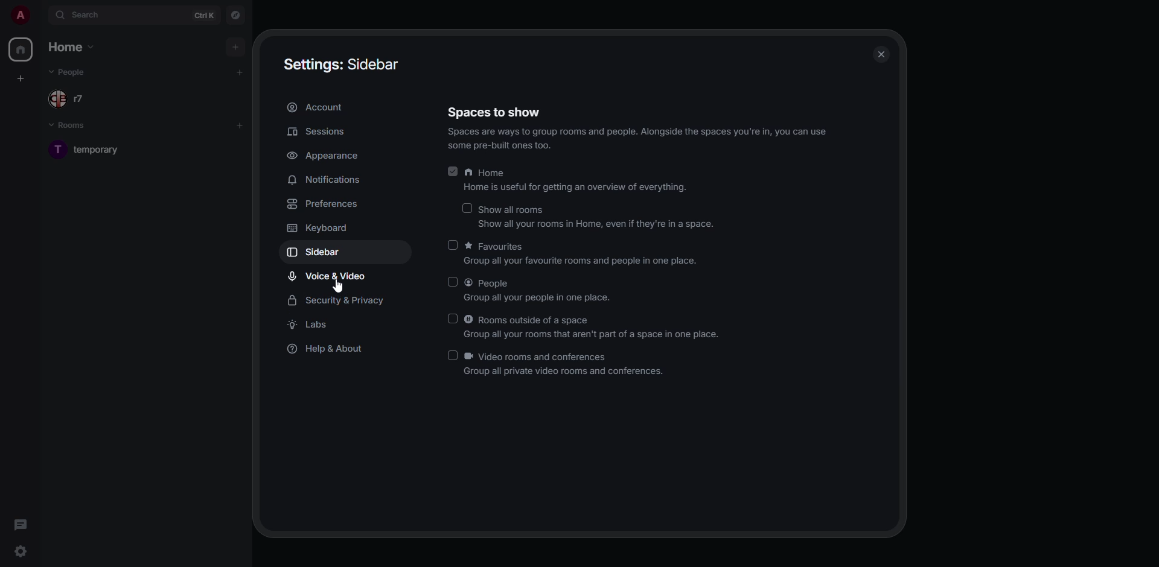 The image size is (1159, 567). I want to click on close, so click(884, 55).